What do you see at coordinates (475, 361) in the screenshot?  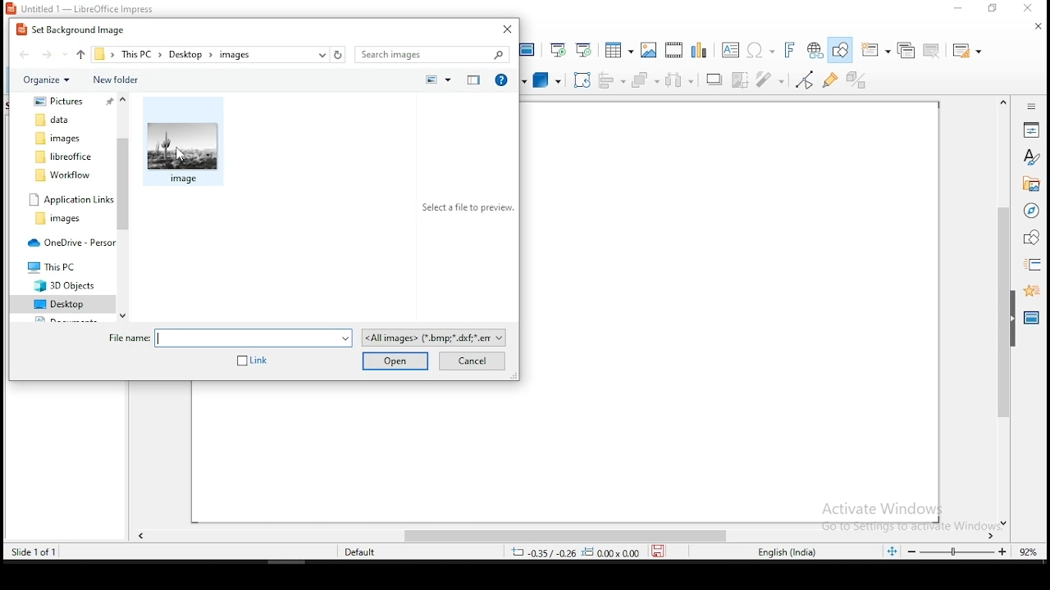 I see `cancel` at bounding box center [475, 361].